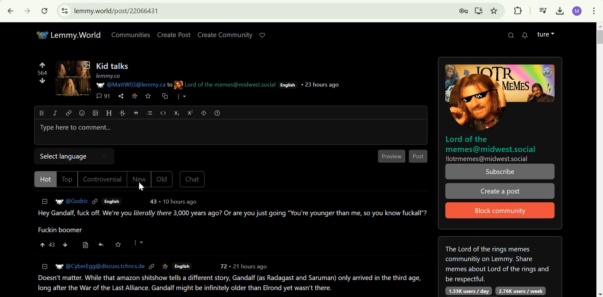 The width and height of the screenshot is (603, 297). I want to click on picture, so click(178, 85).